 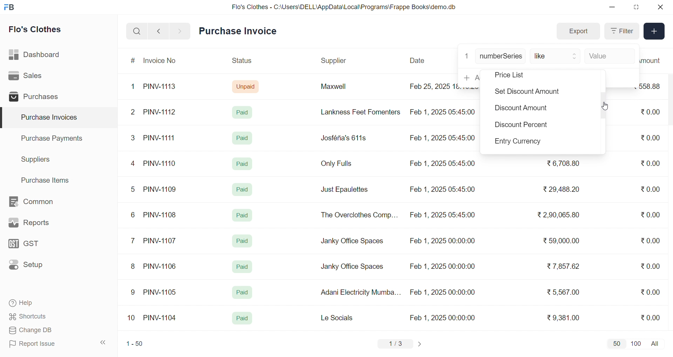 What do you see at coordinates (636, 7) in the screenshot?
I see `resize` at bounding box center [636, 7].